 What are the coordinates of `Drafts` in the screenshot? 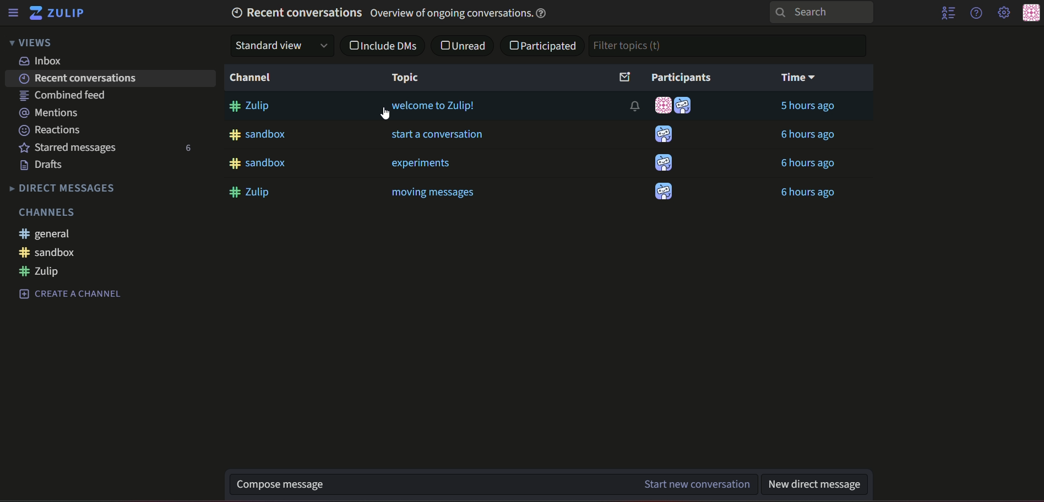 It's located at (41, 165).